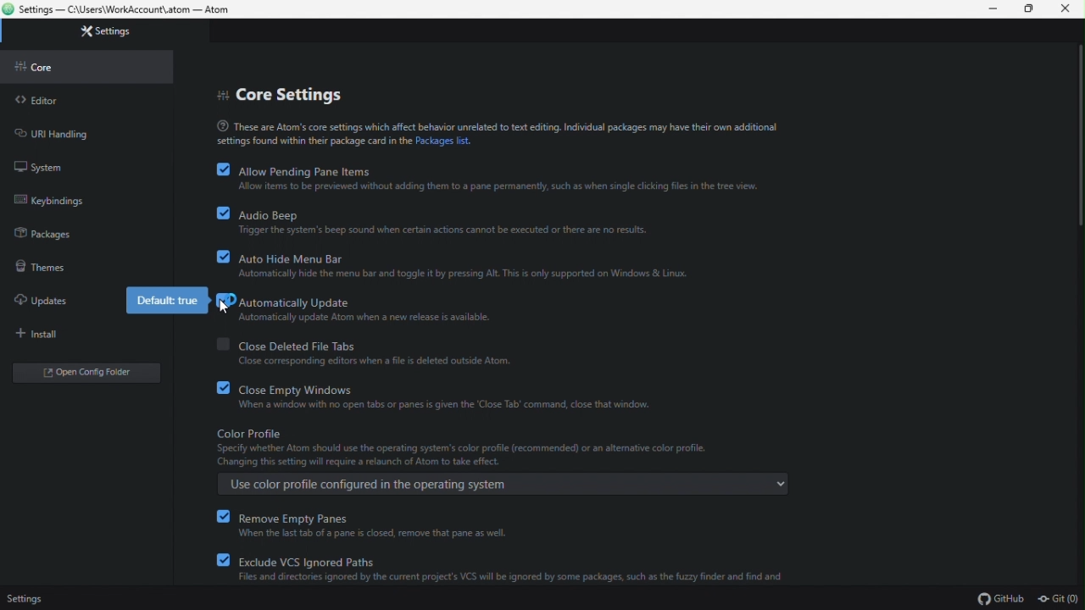 This screenshot has width=1085, height=610. What do you see at coordinates (47, 331) in the screenshot?
I see `install` at bounding box center [47, 331].